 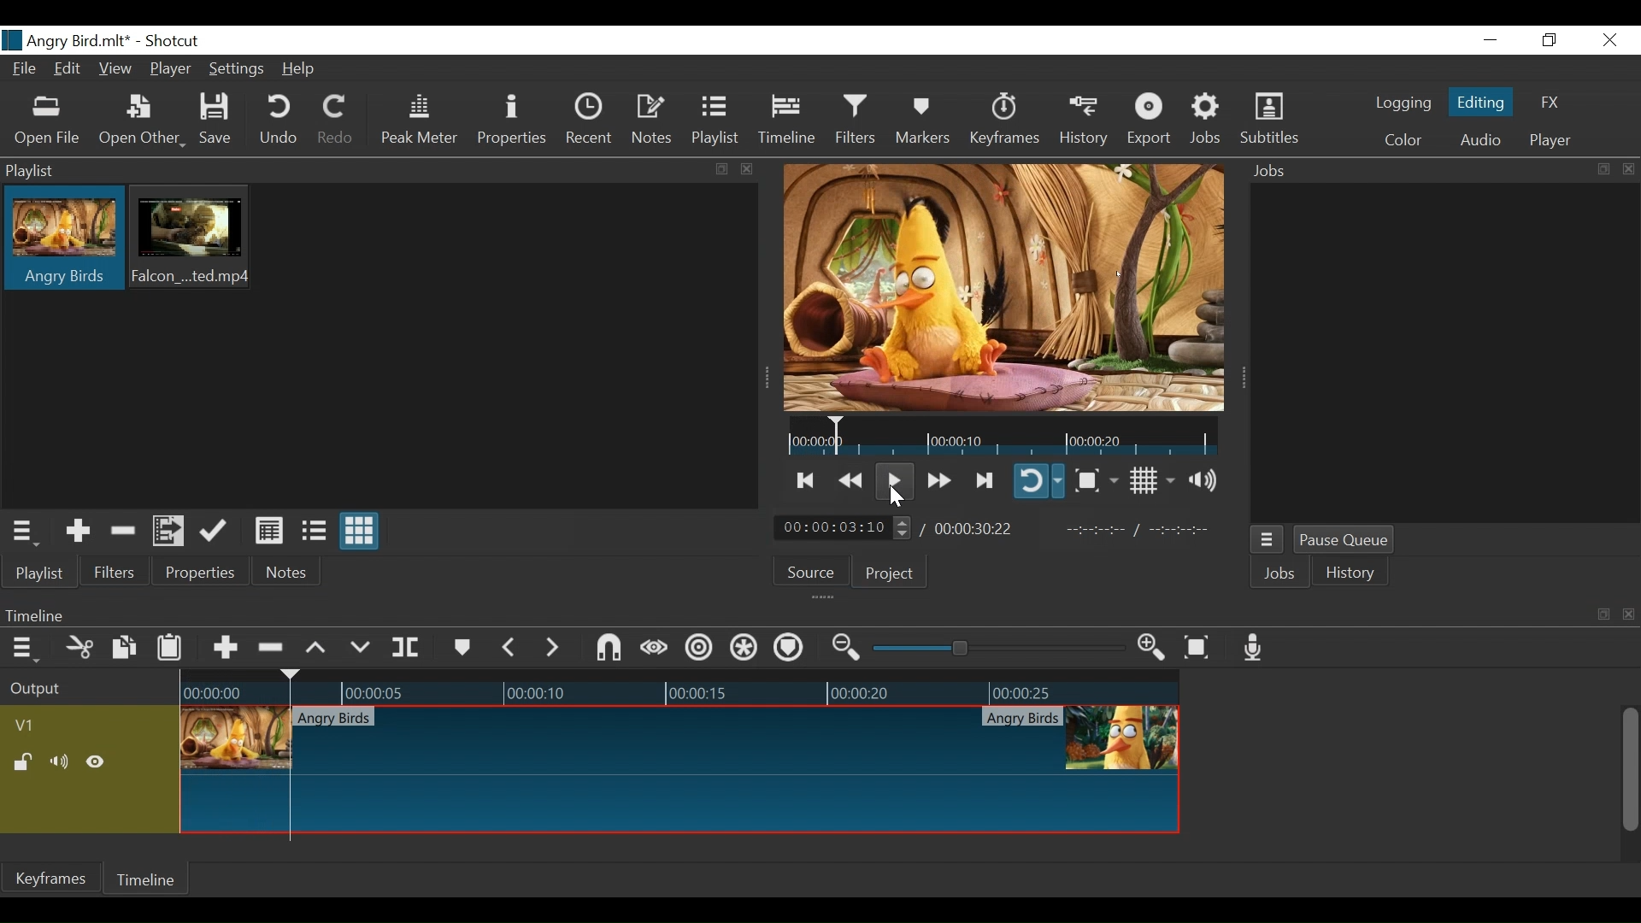 I want to click on Subtitles, so click(x=1271, y=121).